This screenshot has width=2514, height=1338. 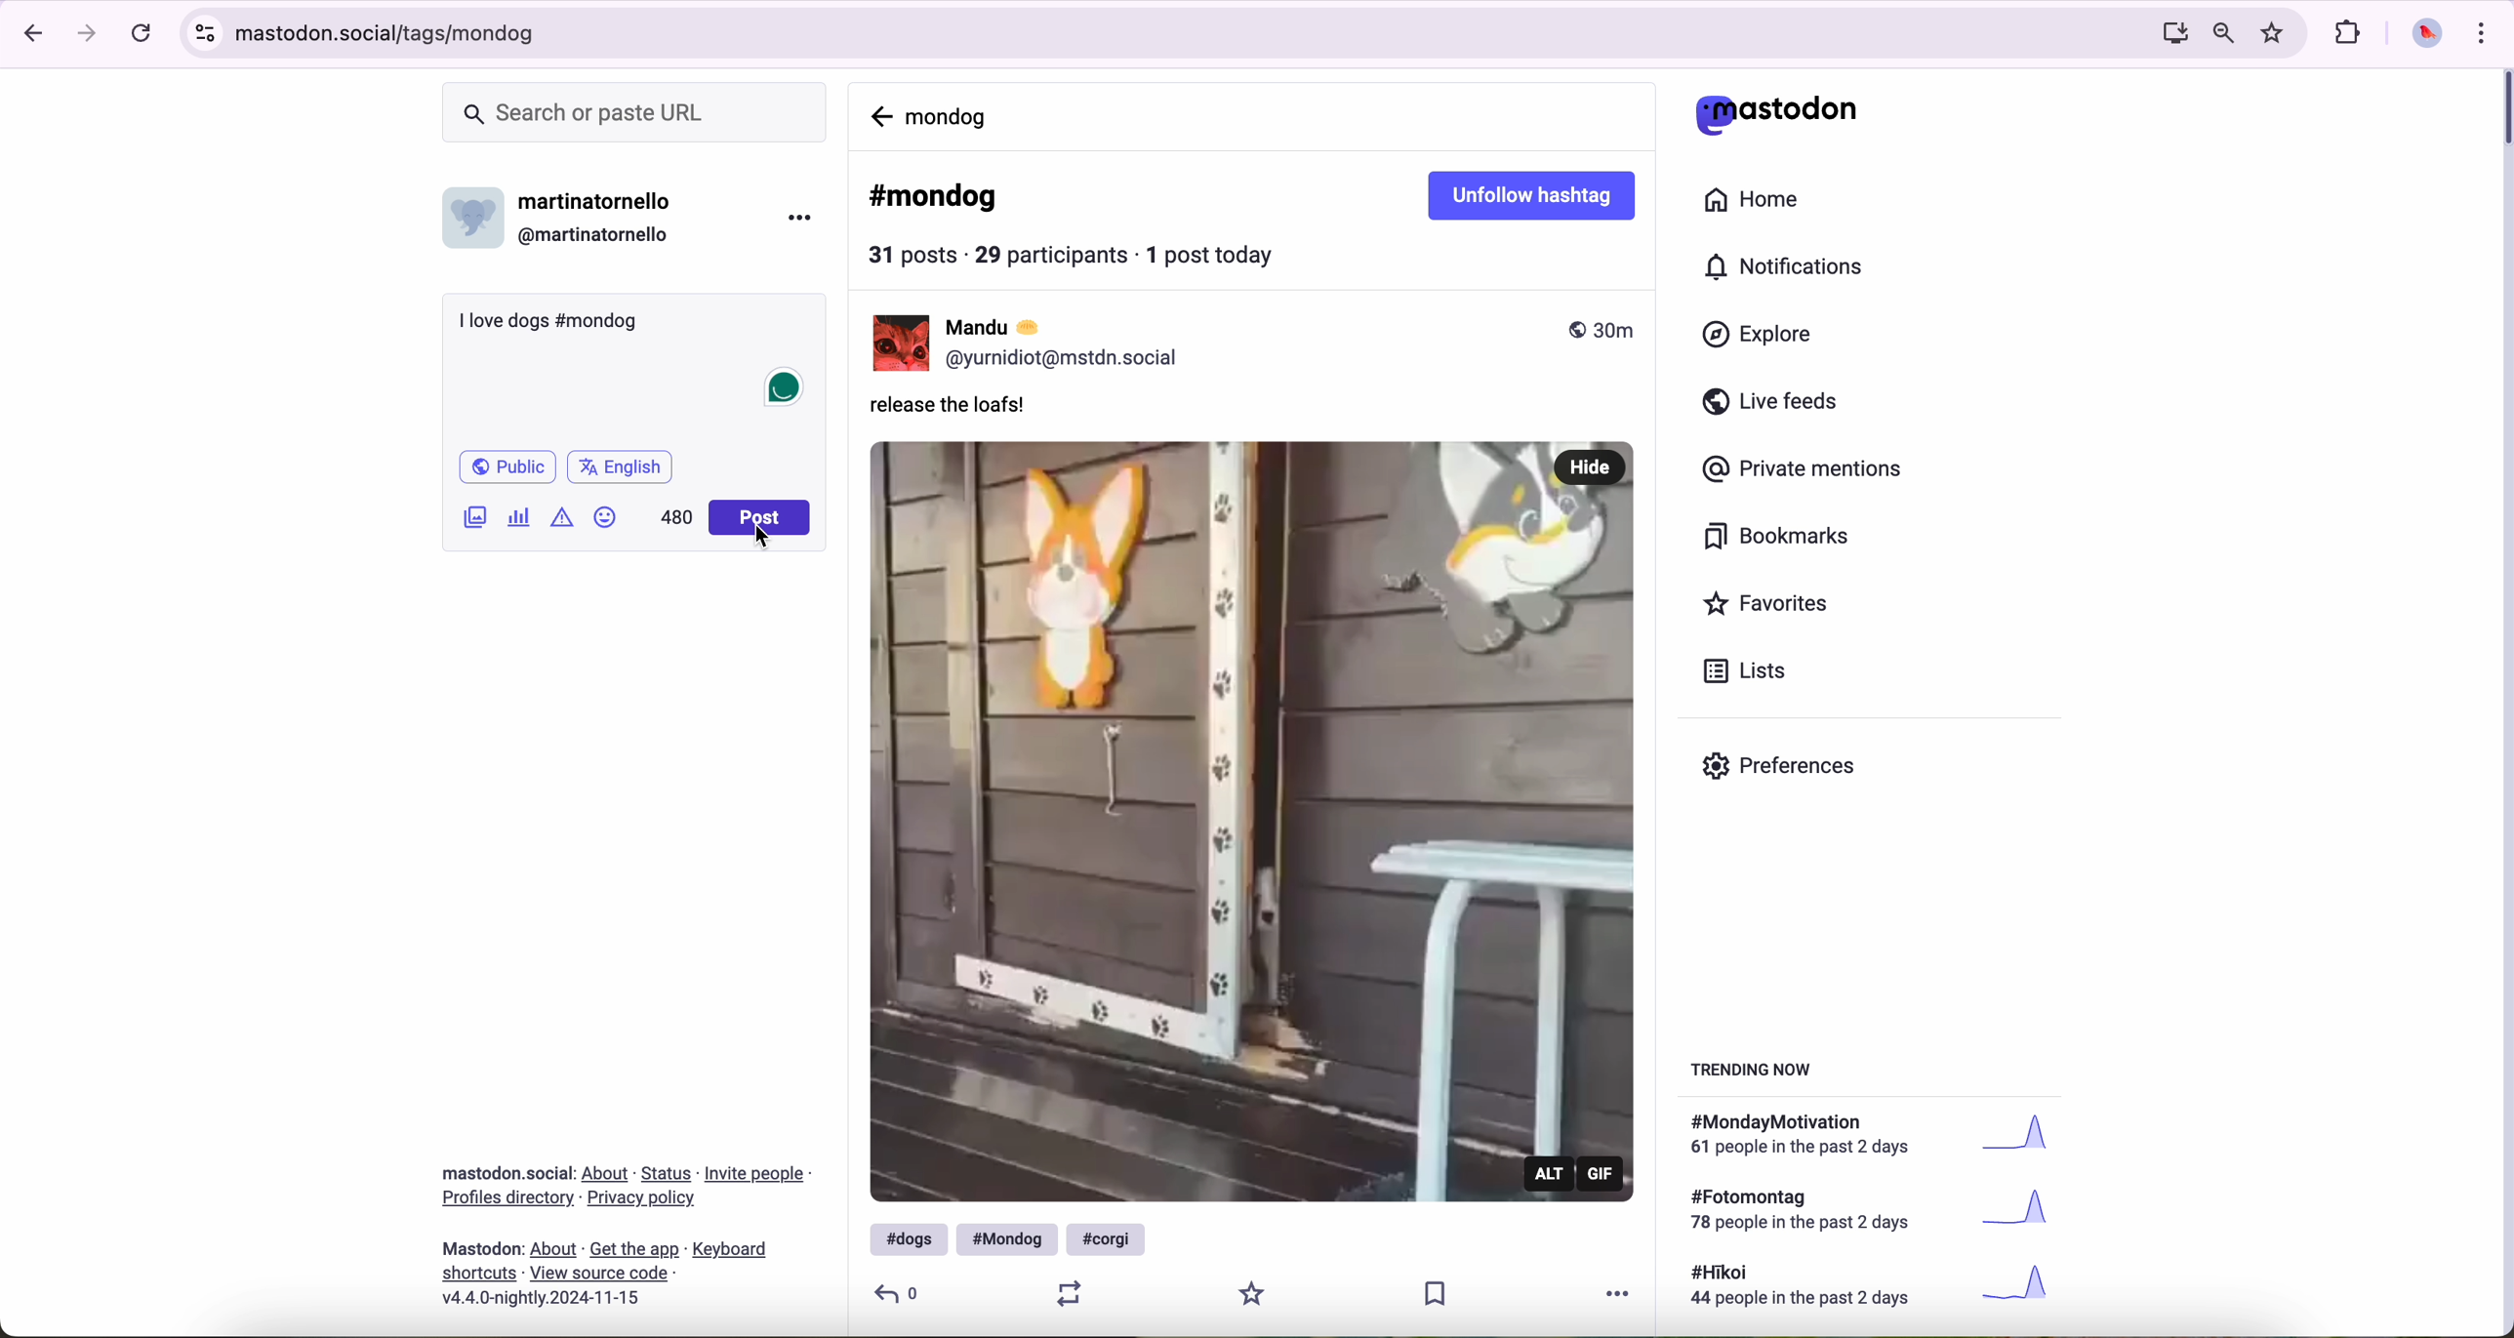 I want to click on screen, so click(x=2169, y=34).